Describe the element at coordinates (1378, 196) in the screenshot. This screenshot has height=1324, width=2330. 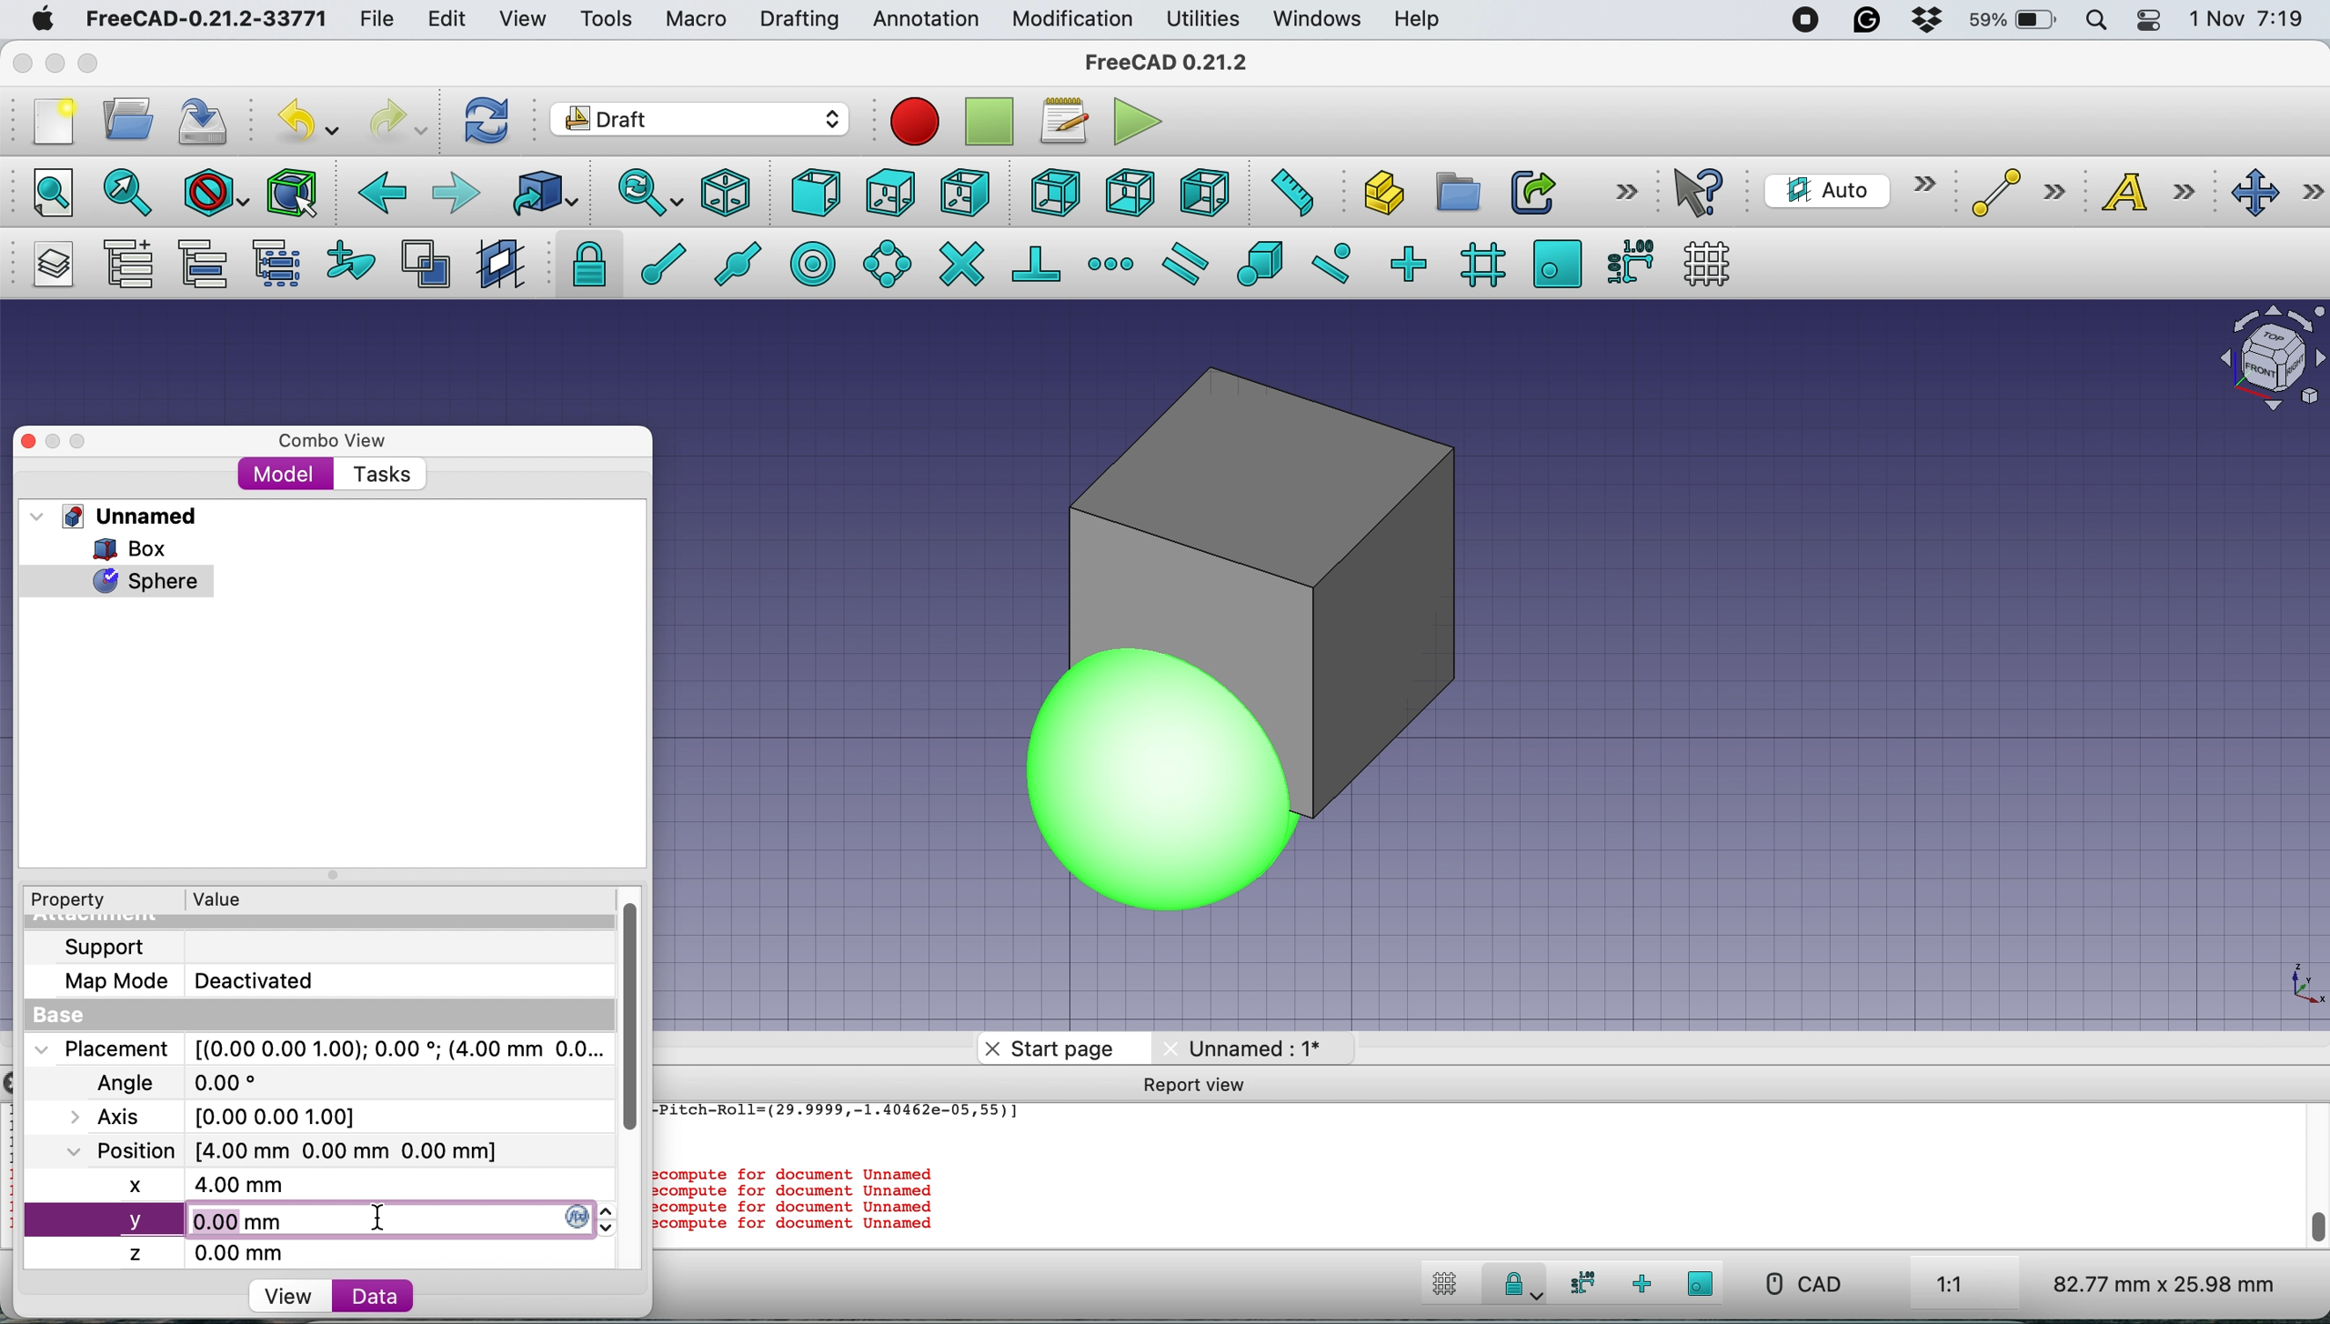
I see `create part` at that location.